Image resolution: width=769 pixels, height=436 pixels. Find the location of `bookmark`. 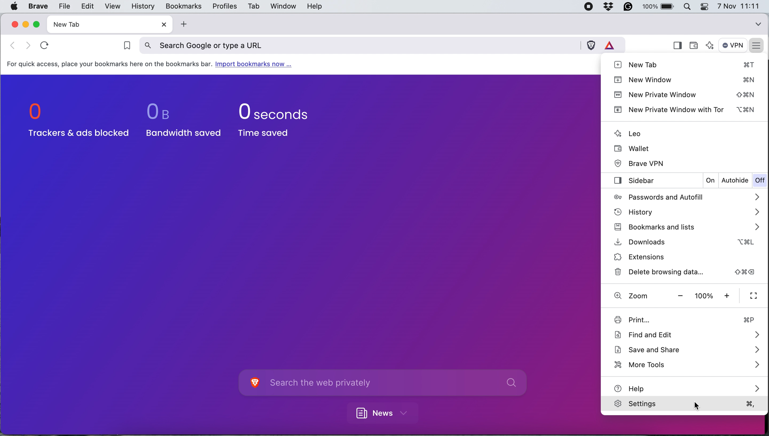

bookmark is located at coordinates (124, 46).